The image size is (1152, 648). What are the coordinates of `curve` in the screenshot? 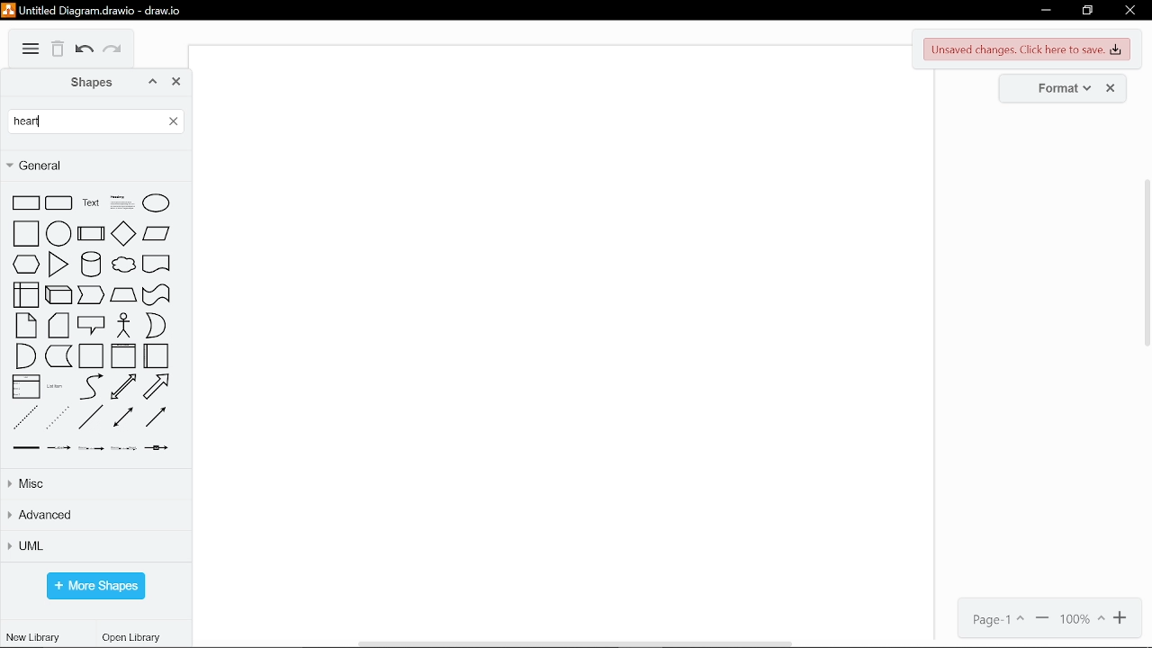 It's located at (89, 387).